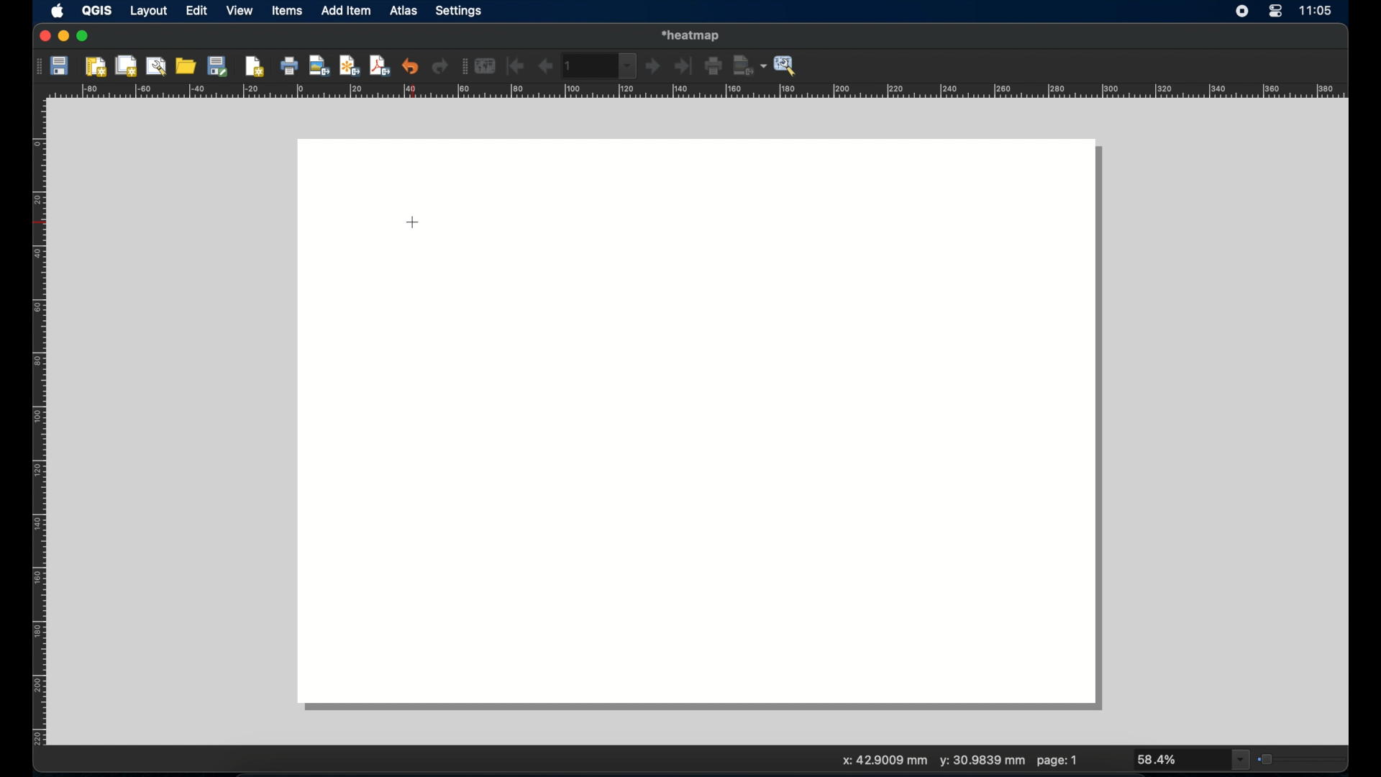 Image resolution: width=1381 pixels, height=777 pixels. I want to click on previous feature, so click(544, 66).